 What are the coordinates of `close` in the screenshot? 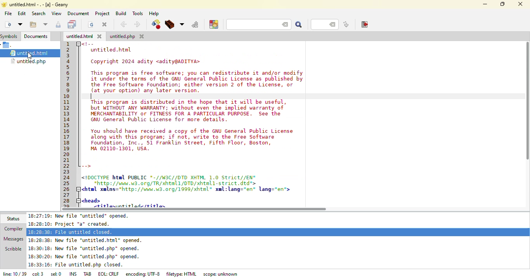 It's located at (520, 4).